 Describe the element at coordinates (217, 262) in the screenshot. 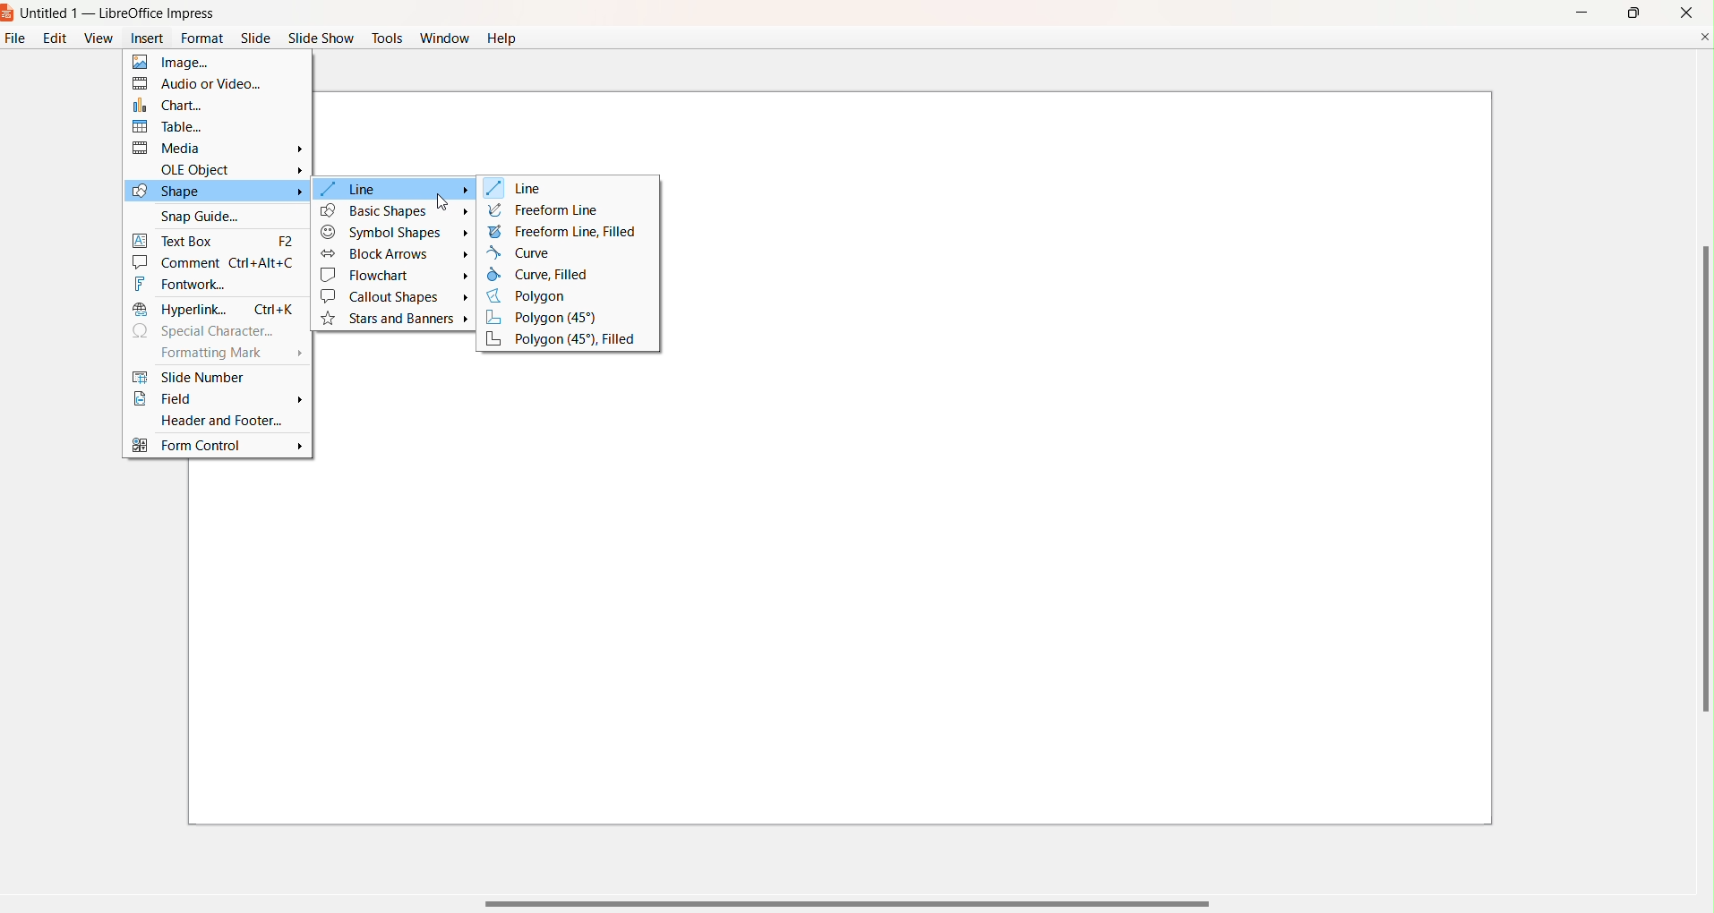

I see `Comment Ctrl+Alt+C` at that location.